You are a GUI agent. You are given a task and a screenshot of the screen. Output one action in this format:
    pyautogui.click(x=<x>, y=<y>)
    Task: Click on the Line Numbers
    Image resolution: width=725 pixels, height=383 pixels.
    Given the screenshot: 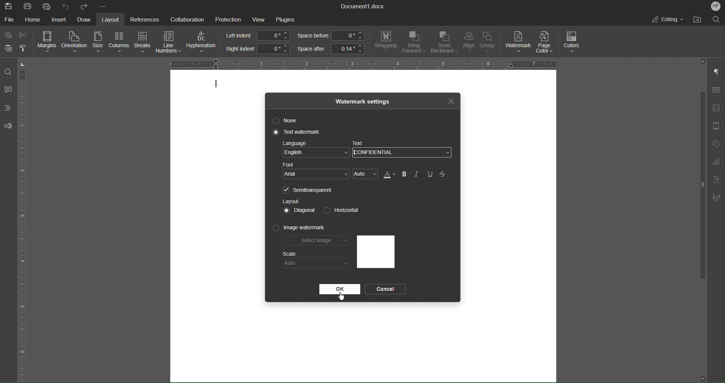 What is the action you would take?
    pyautogui.click(x=169, y=43)
    